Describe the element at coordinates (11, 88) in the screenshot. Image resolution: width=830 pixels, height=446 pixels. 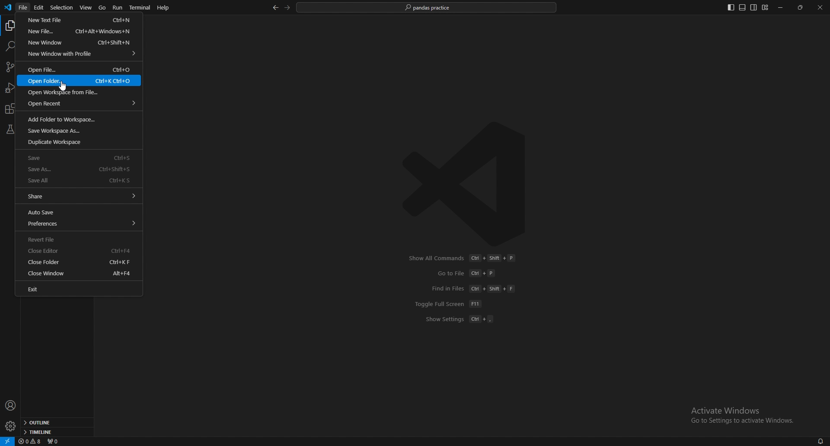
I see `run and debug` at that location.